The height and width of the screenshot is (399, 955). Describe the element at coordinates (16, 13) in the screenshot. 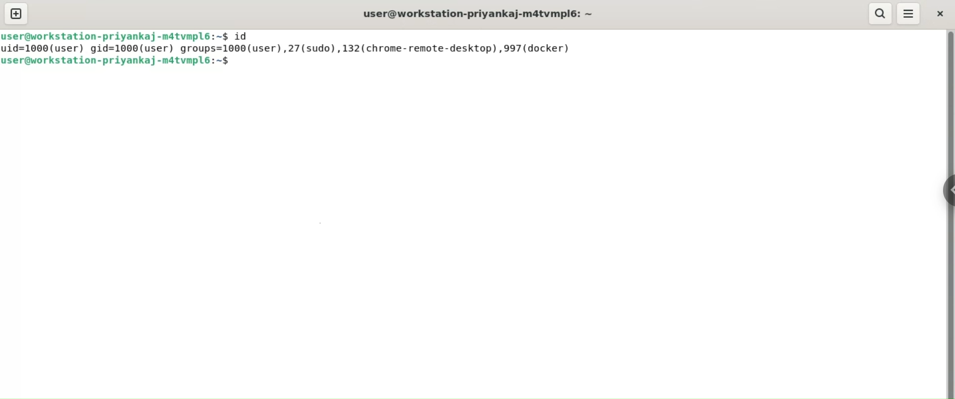

I see `new tab` at that location.